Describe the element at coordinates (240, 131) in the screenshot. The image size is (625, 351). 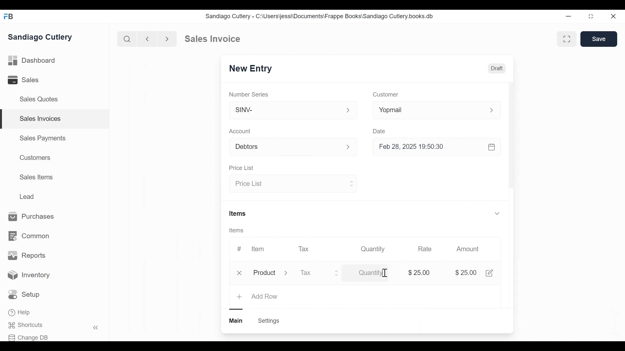
I see `Account` at that location.